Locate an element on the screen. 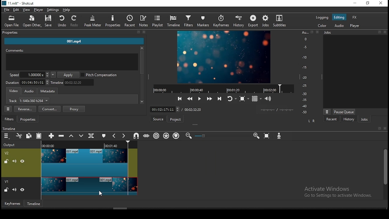  (UN)LOCK is located at coordinates (5, 161).